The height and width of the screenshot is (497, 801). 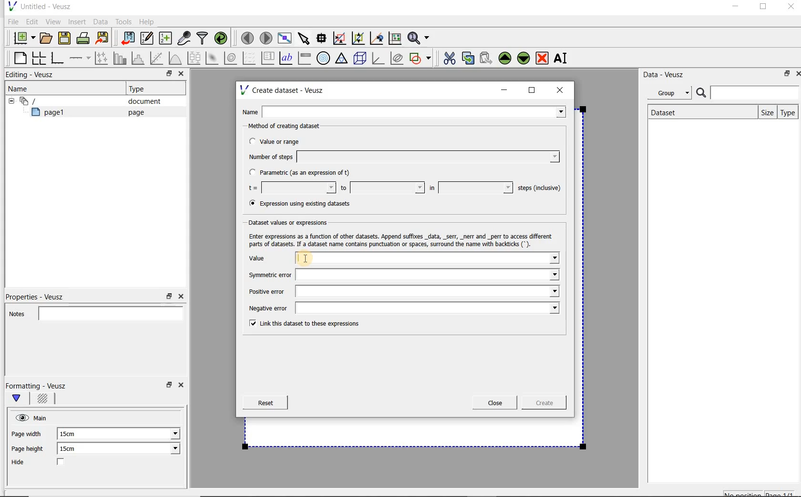 What do you see at coordinates (268, 58) in the screenshot?
I see `plot key` at bounding box center [268, 58].